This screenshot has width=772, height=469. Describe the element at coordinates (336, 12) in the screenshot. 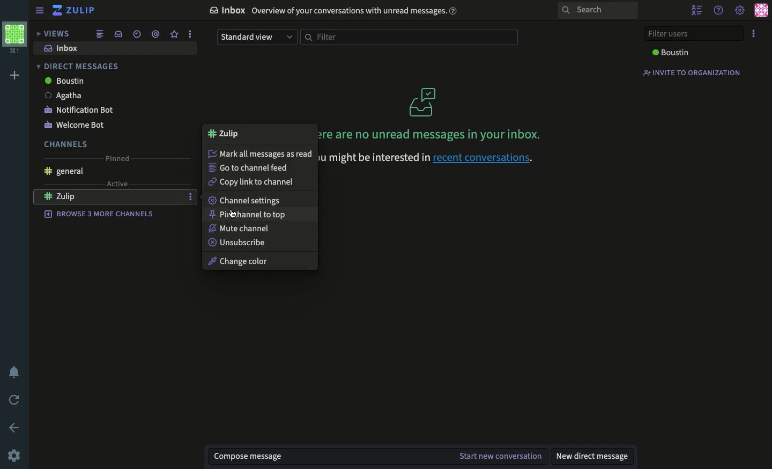

I see ` Inbox Overview of your conversations with unread messages.` at that location.